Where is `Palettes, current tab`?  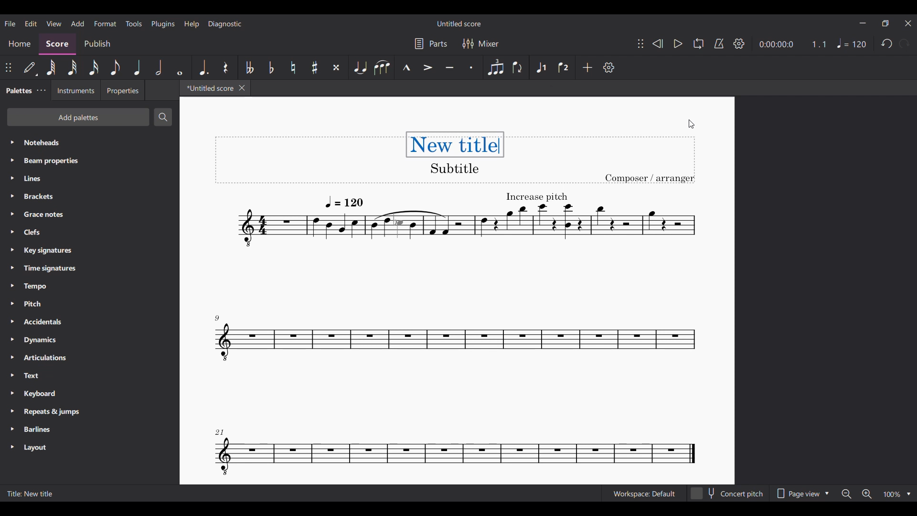 Palettes, current tab is located at coordinates (18, 91).